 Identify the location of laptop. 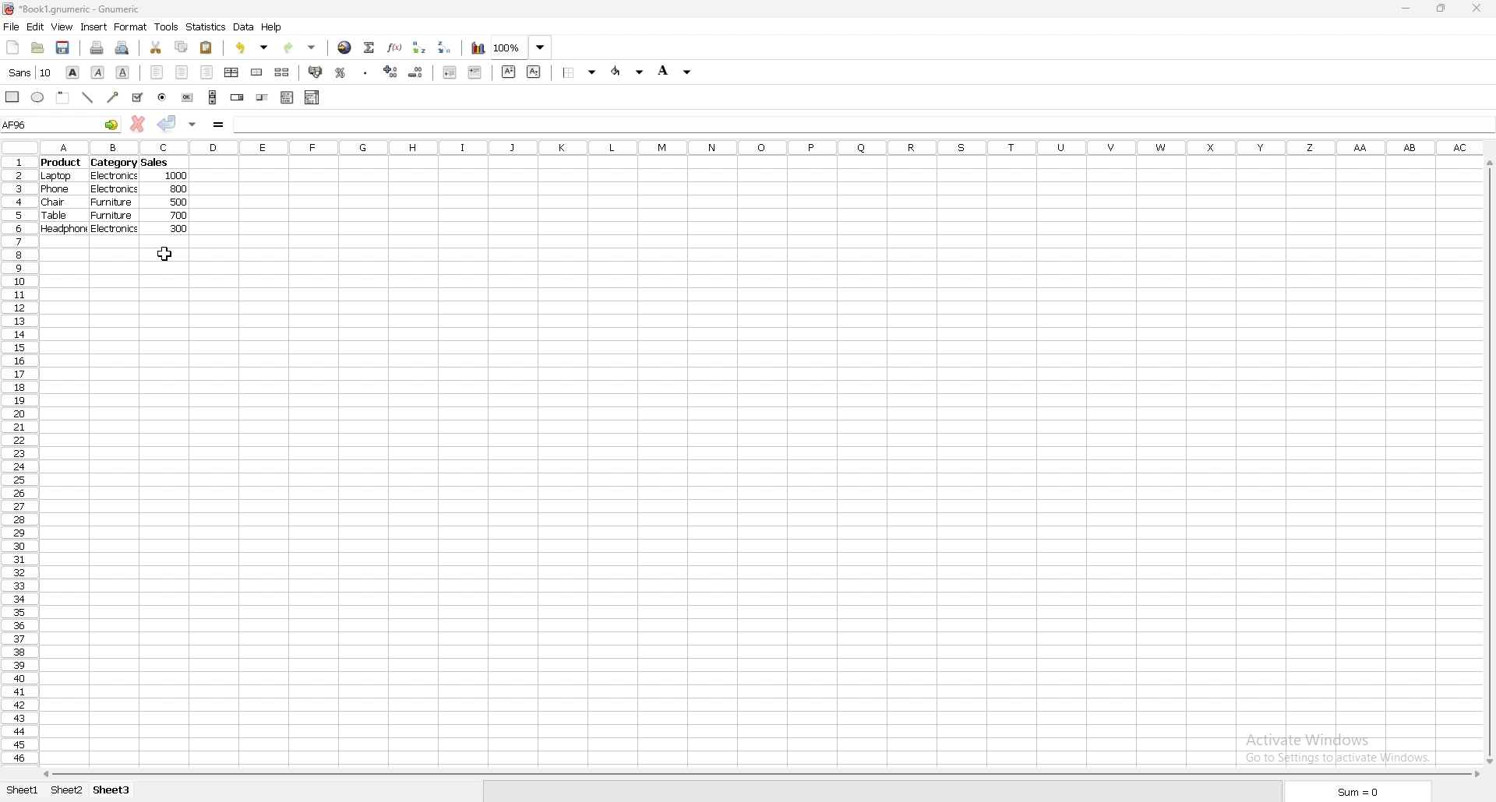
(59, 176).